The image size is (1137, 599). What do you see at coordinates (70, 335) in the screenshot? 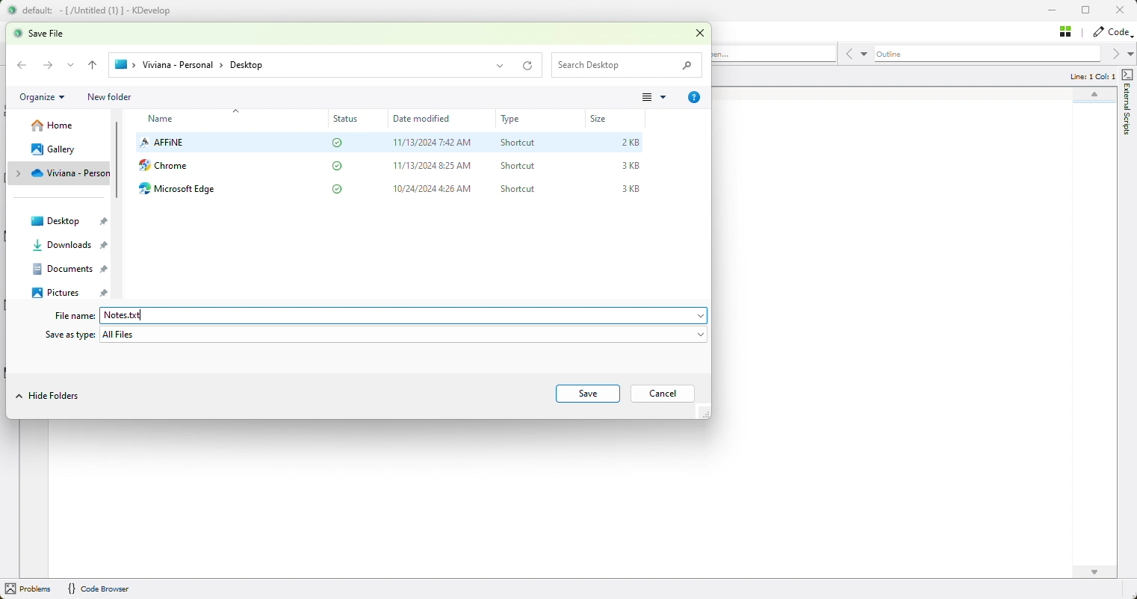
I see `Save as type:` at bounding box center [70, 335].